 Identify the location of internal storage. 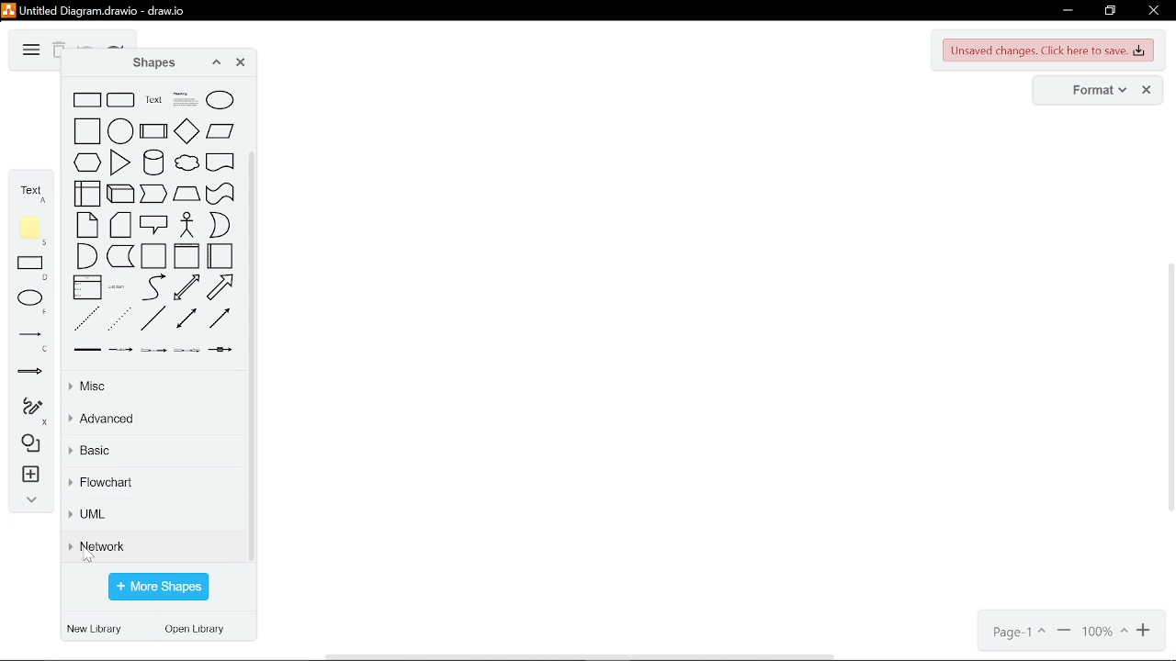
(87, 193).